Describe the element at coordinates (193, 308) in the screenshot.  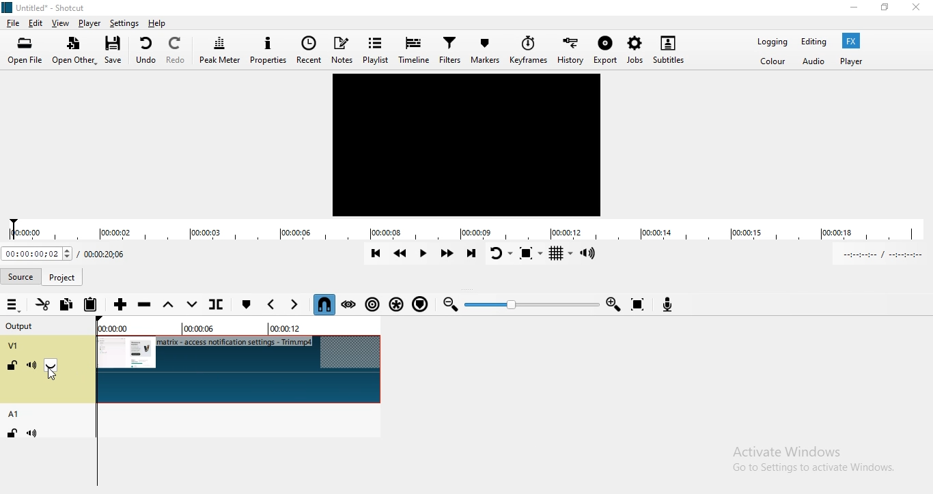
I see `overwrite` at that location.